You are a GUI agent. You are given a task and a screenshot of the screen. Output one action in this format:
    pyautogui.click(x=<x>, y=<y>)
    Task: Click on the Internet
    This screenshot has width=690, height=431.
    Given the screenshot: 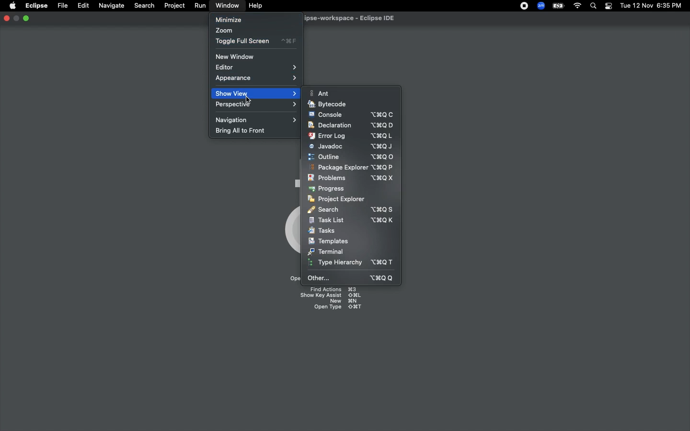 What is the action you would take?
    pyautogui.click(x=577, y=6)
    